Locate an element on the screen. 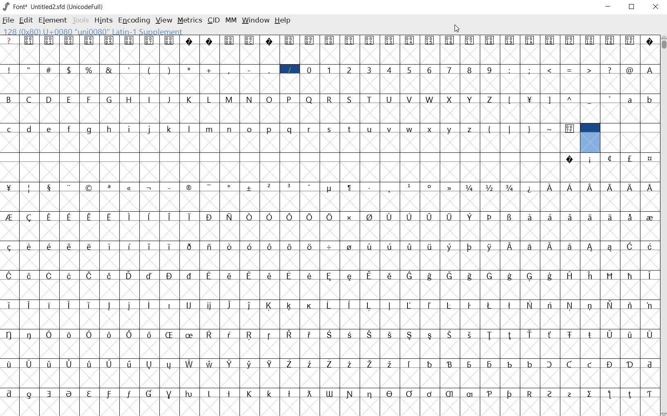 The image size is (667, 416). Symbol is located at coordinates (231, 393).